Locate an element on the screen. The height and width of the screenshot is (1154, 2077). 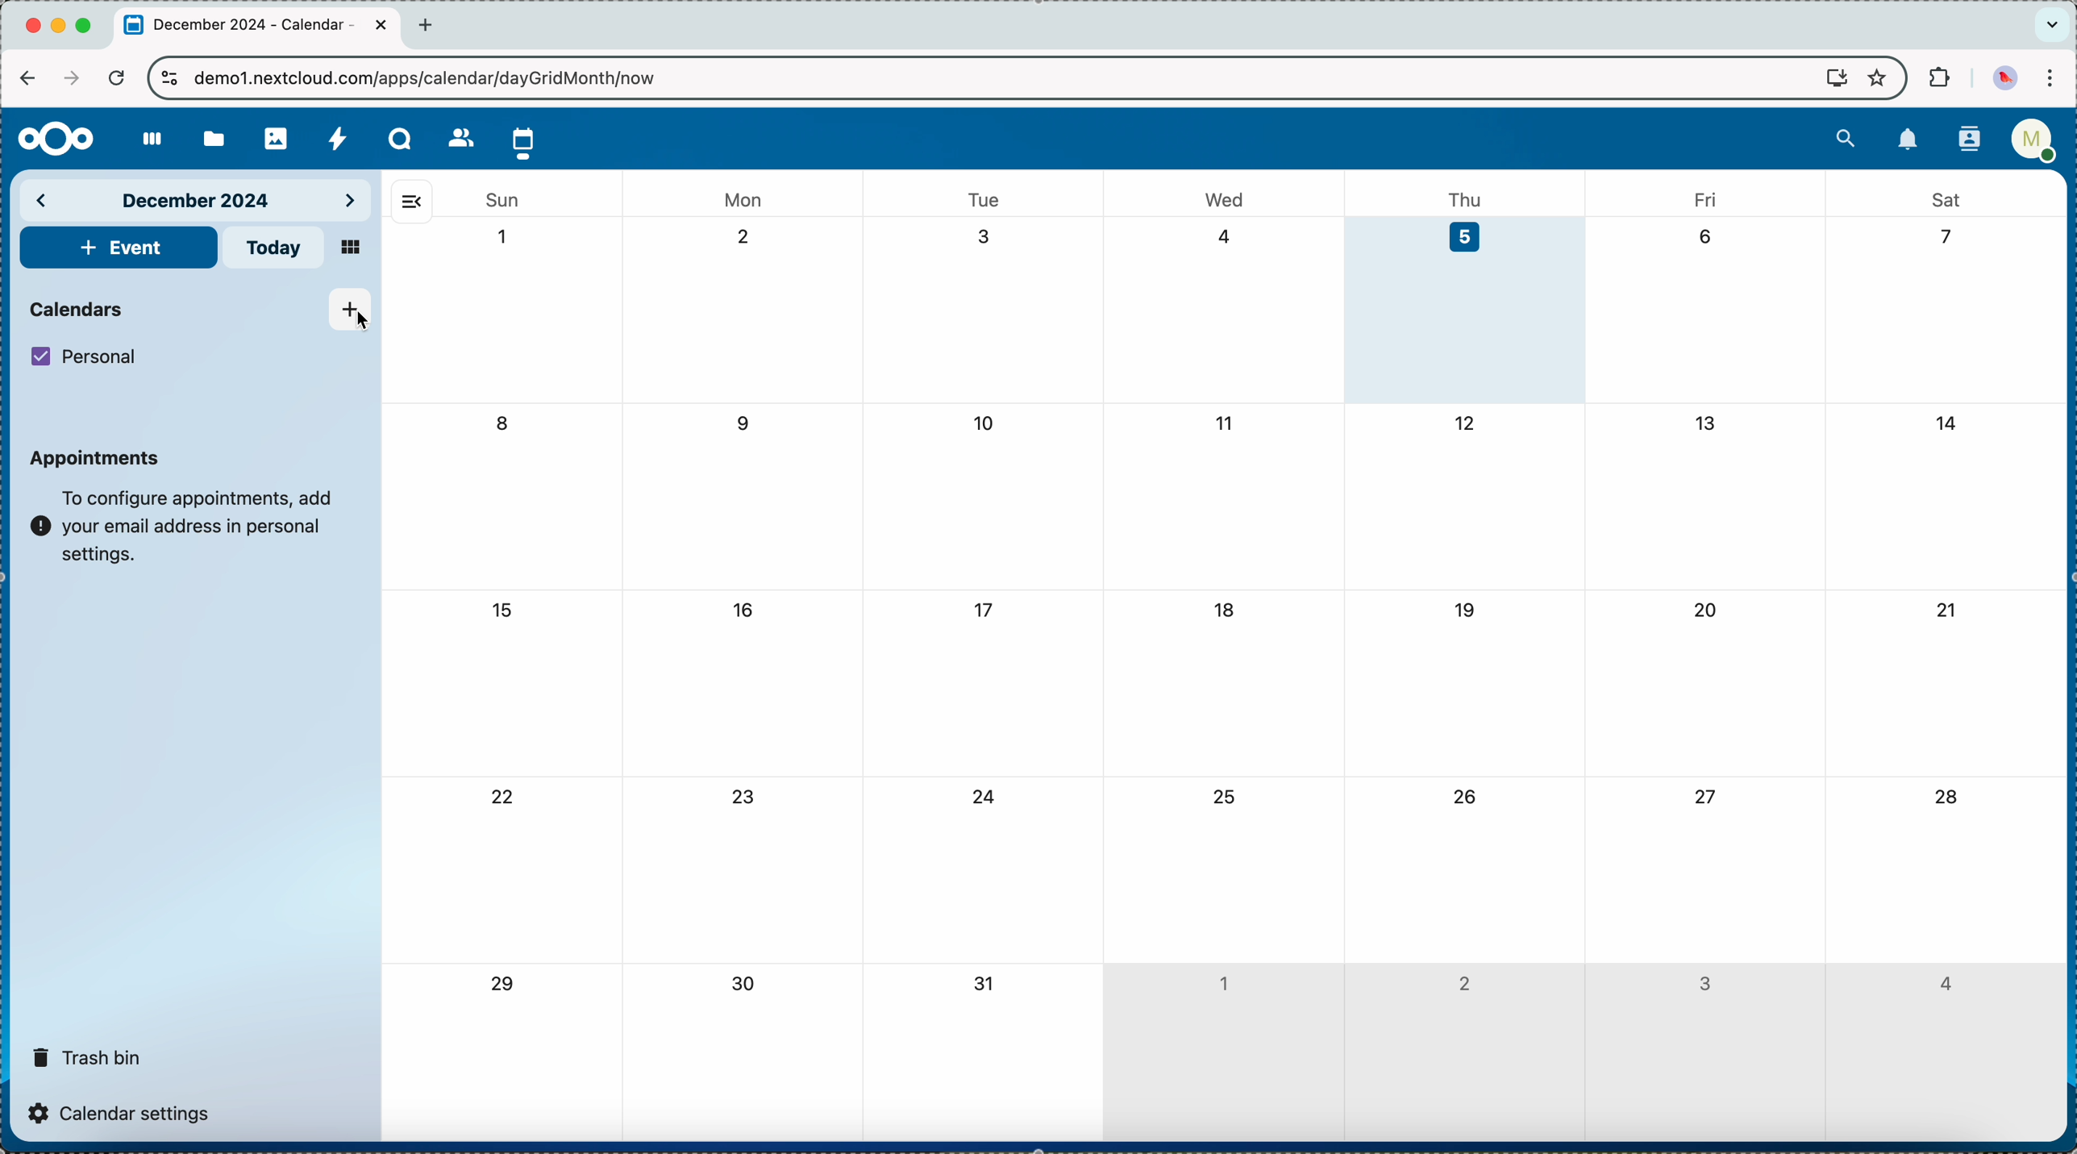
sat is located at coordinates (1946, 198).